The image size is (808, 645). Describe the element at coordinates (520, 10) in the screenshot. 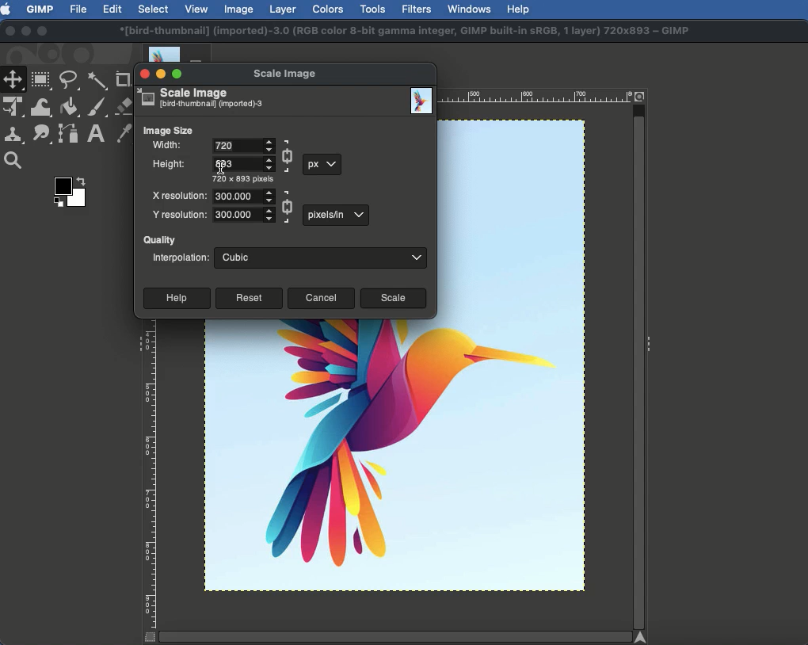

I see `Help` at that location.